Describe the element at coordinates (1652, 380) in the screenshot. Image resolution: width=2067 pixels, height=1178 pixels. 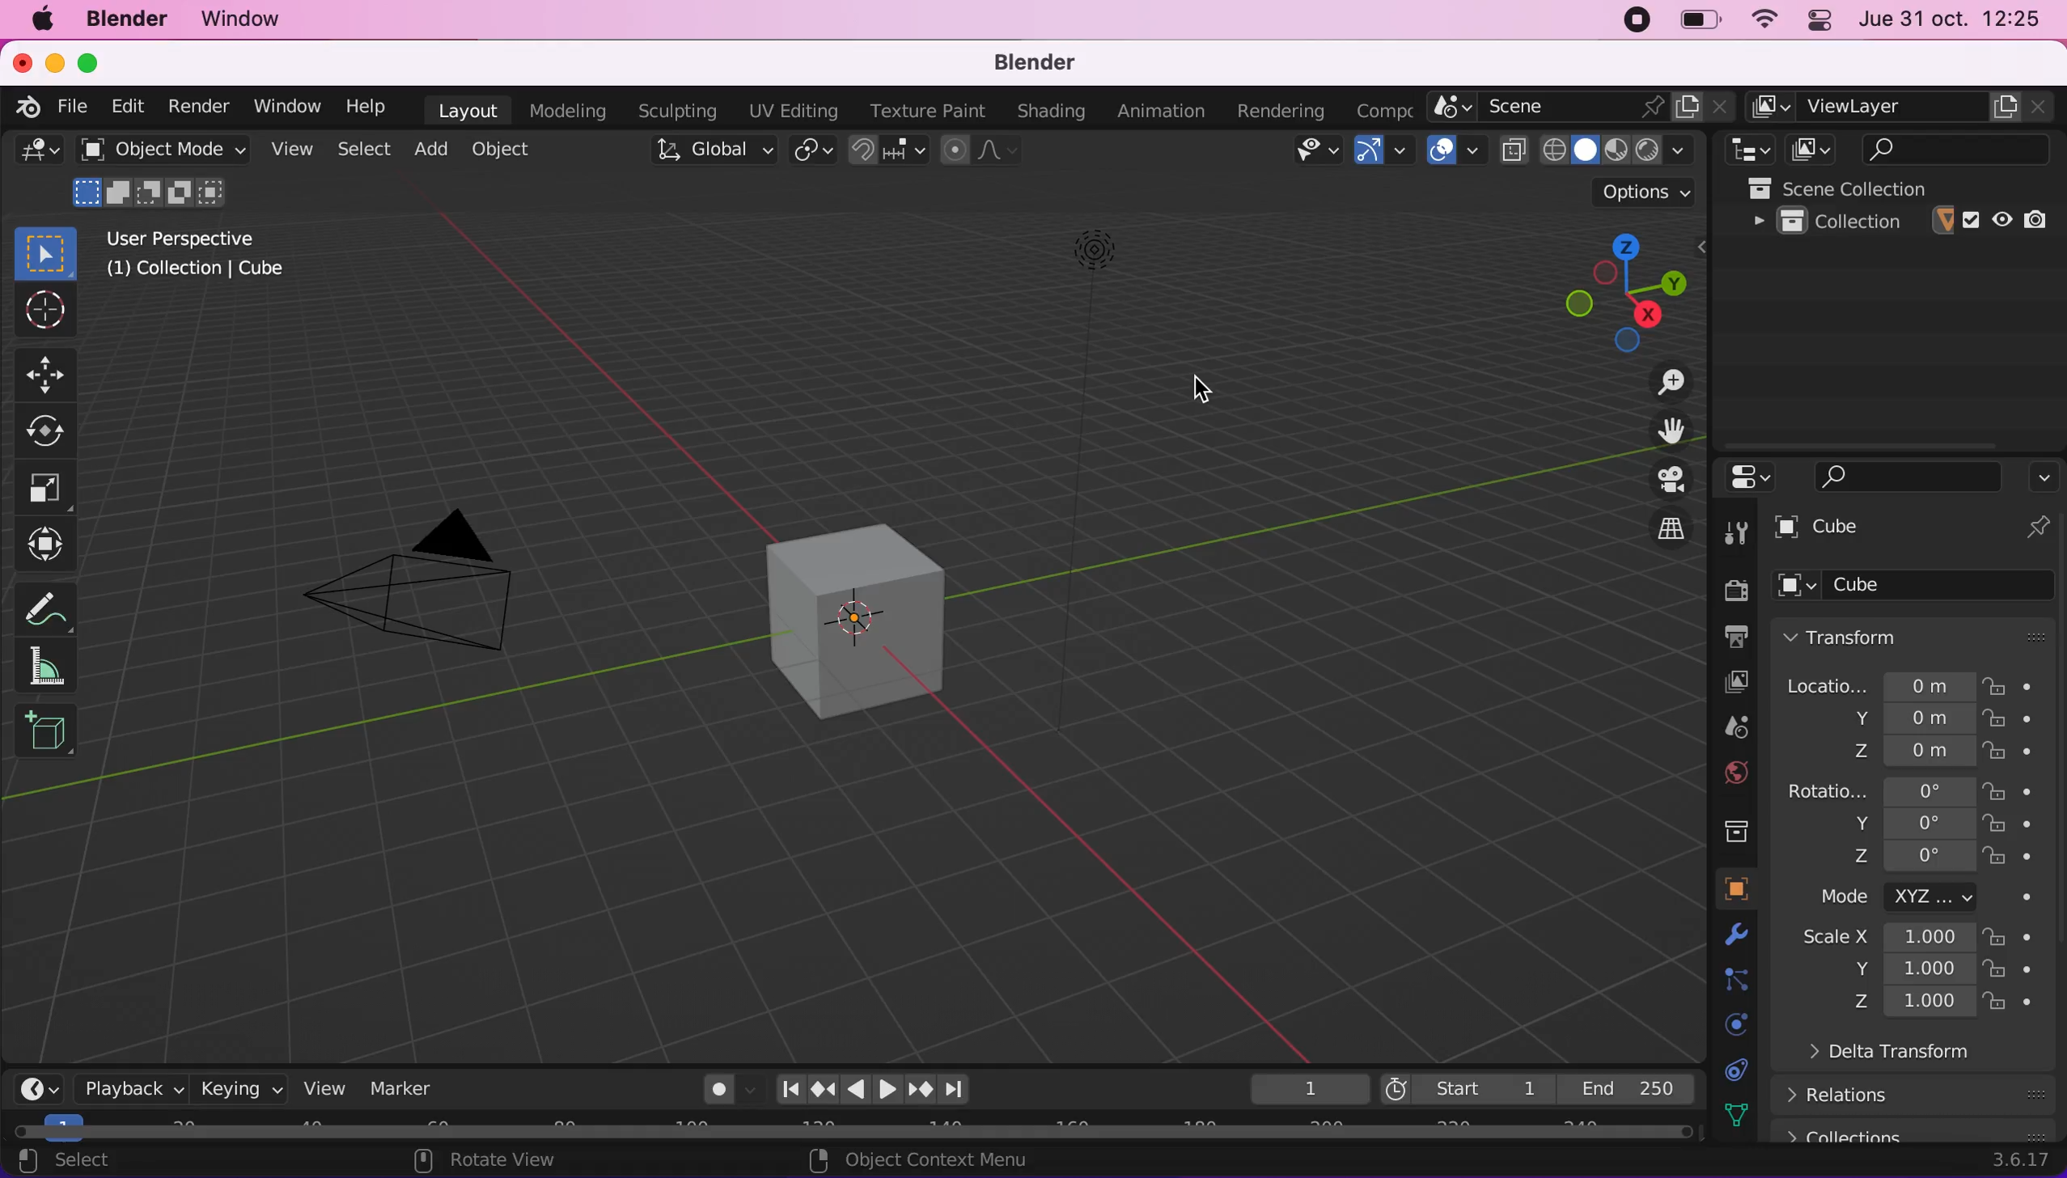
I see `zoom in/out` at that location.